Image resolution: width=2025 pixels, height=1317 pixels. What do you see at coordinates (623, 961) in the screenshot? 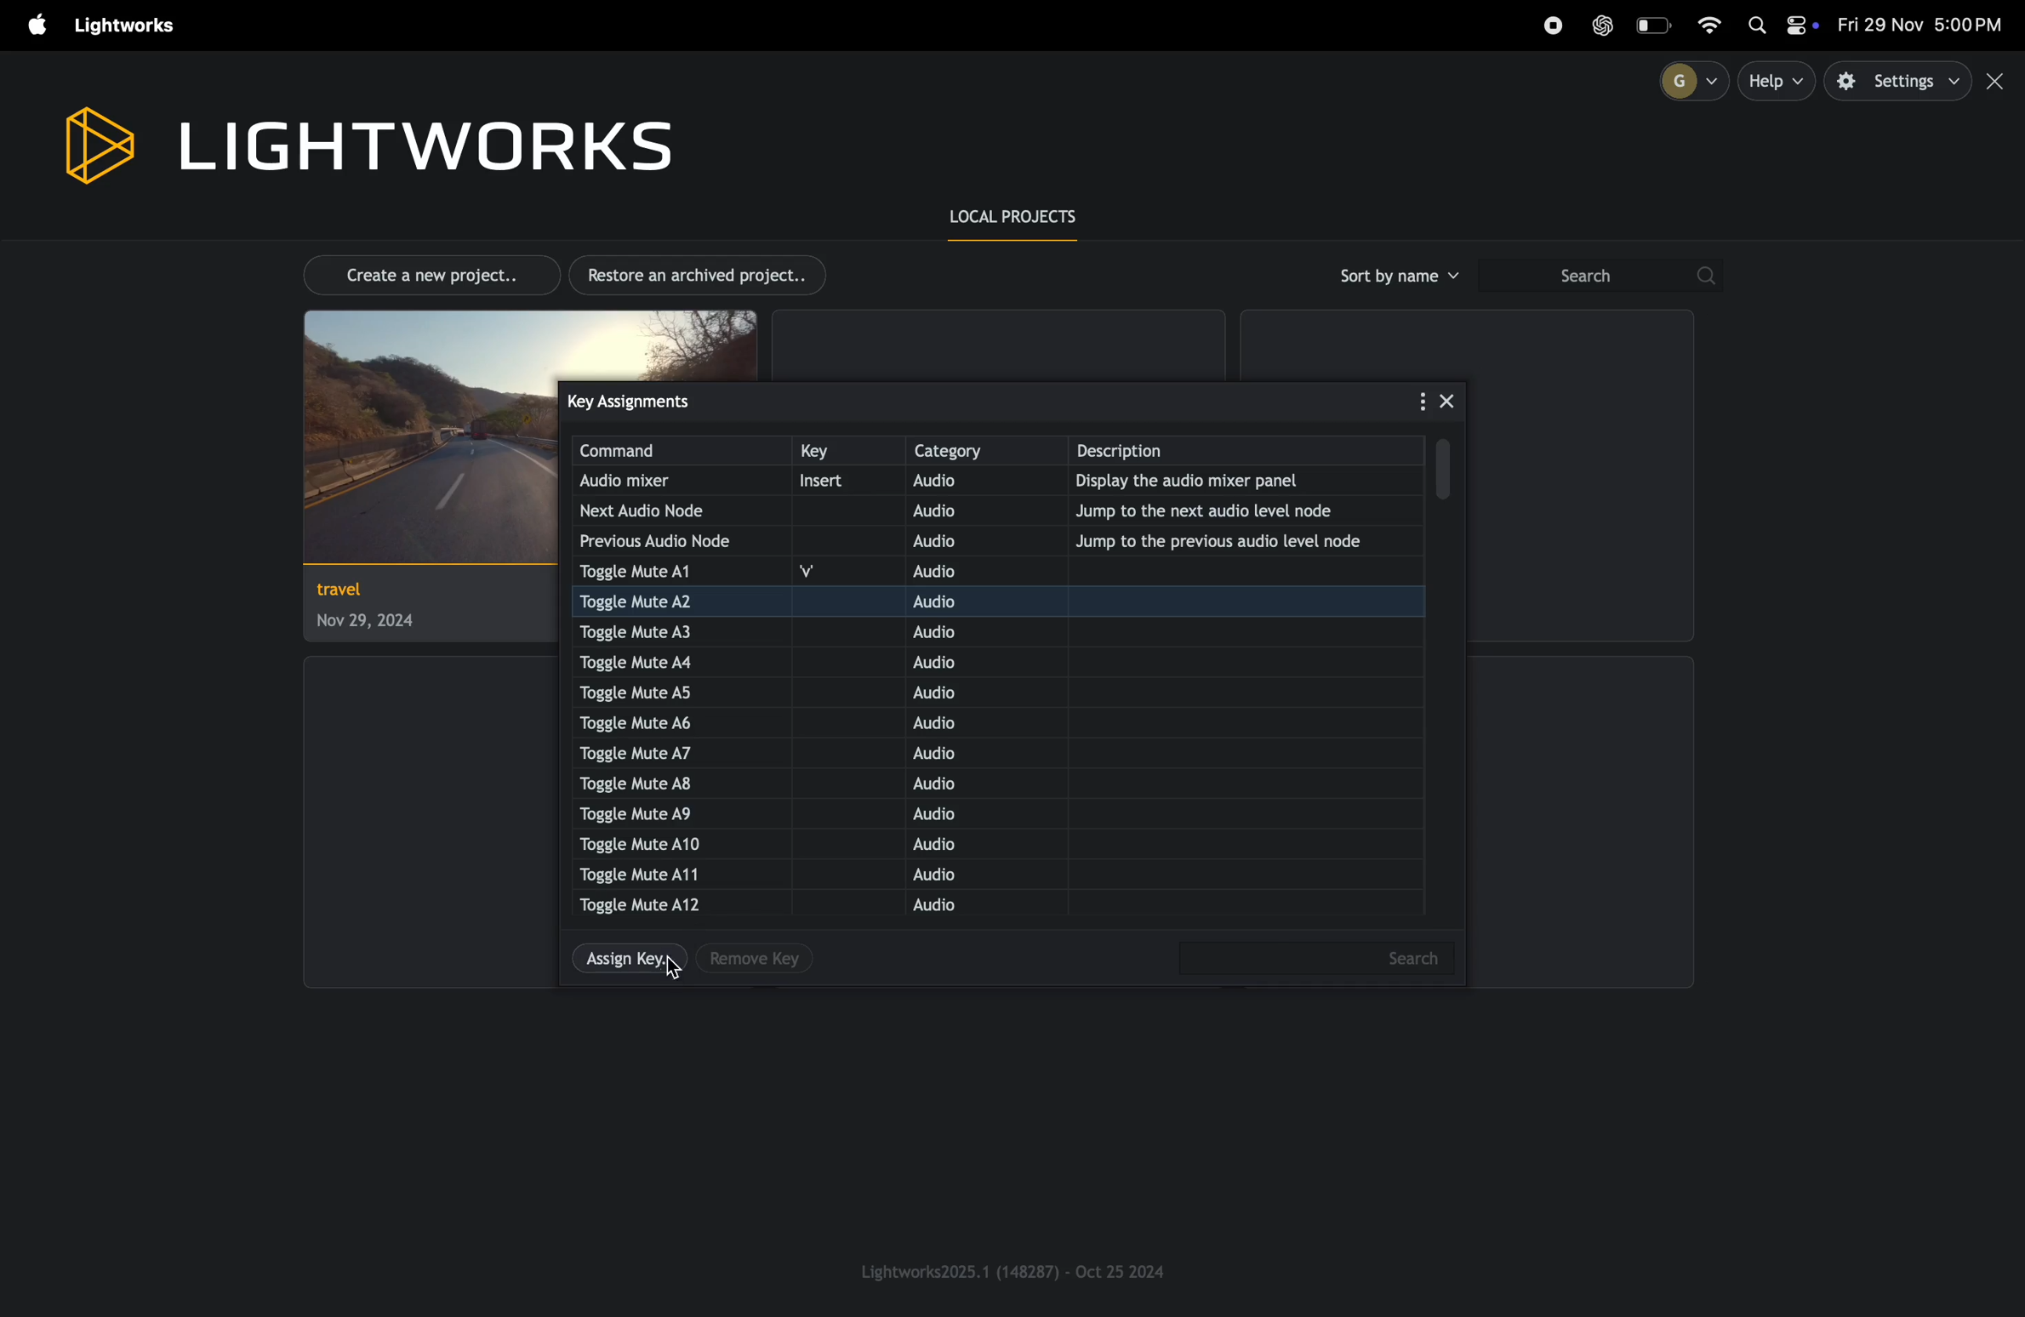
I see `assign key` at bounding box center [623, 961].